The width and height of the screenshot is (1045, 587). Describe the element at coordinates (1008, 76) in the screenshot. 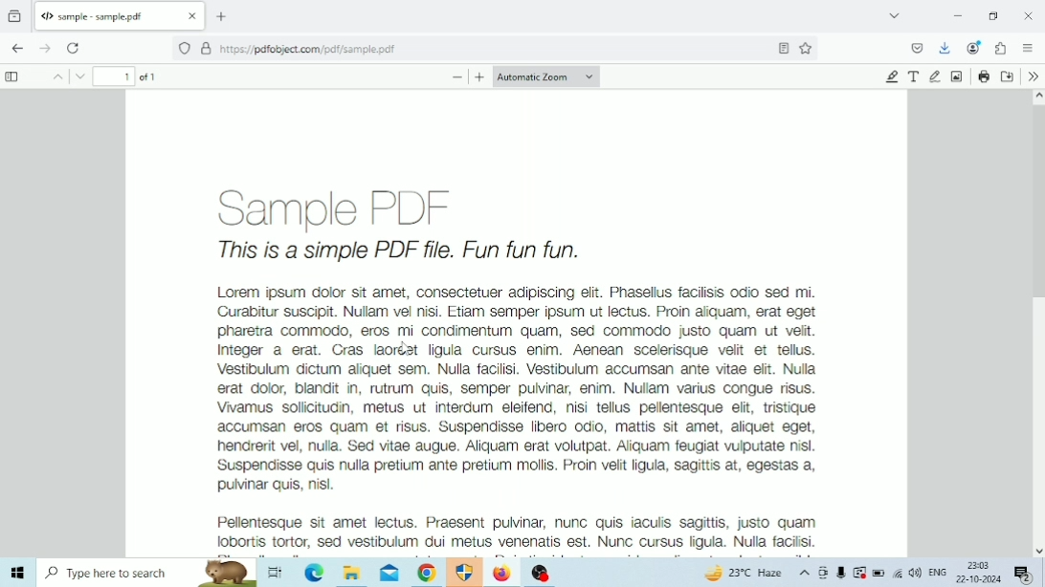

I see `Save` at that location.